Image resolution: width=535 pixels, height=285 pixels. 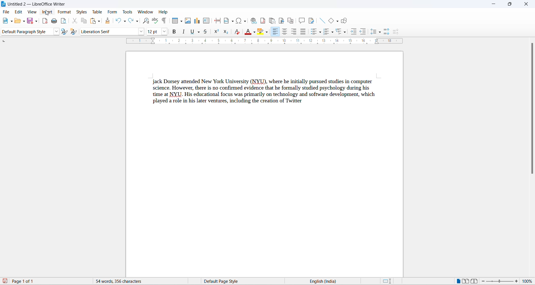 I want to click on paste, so click(x=93, y=21).